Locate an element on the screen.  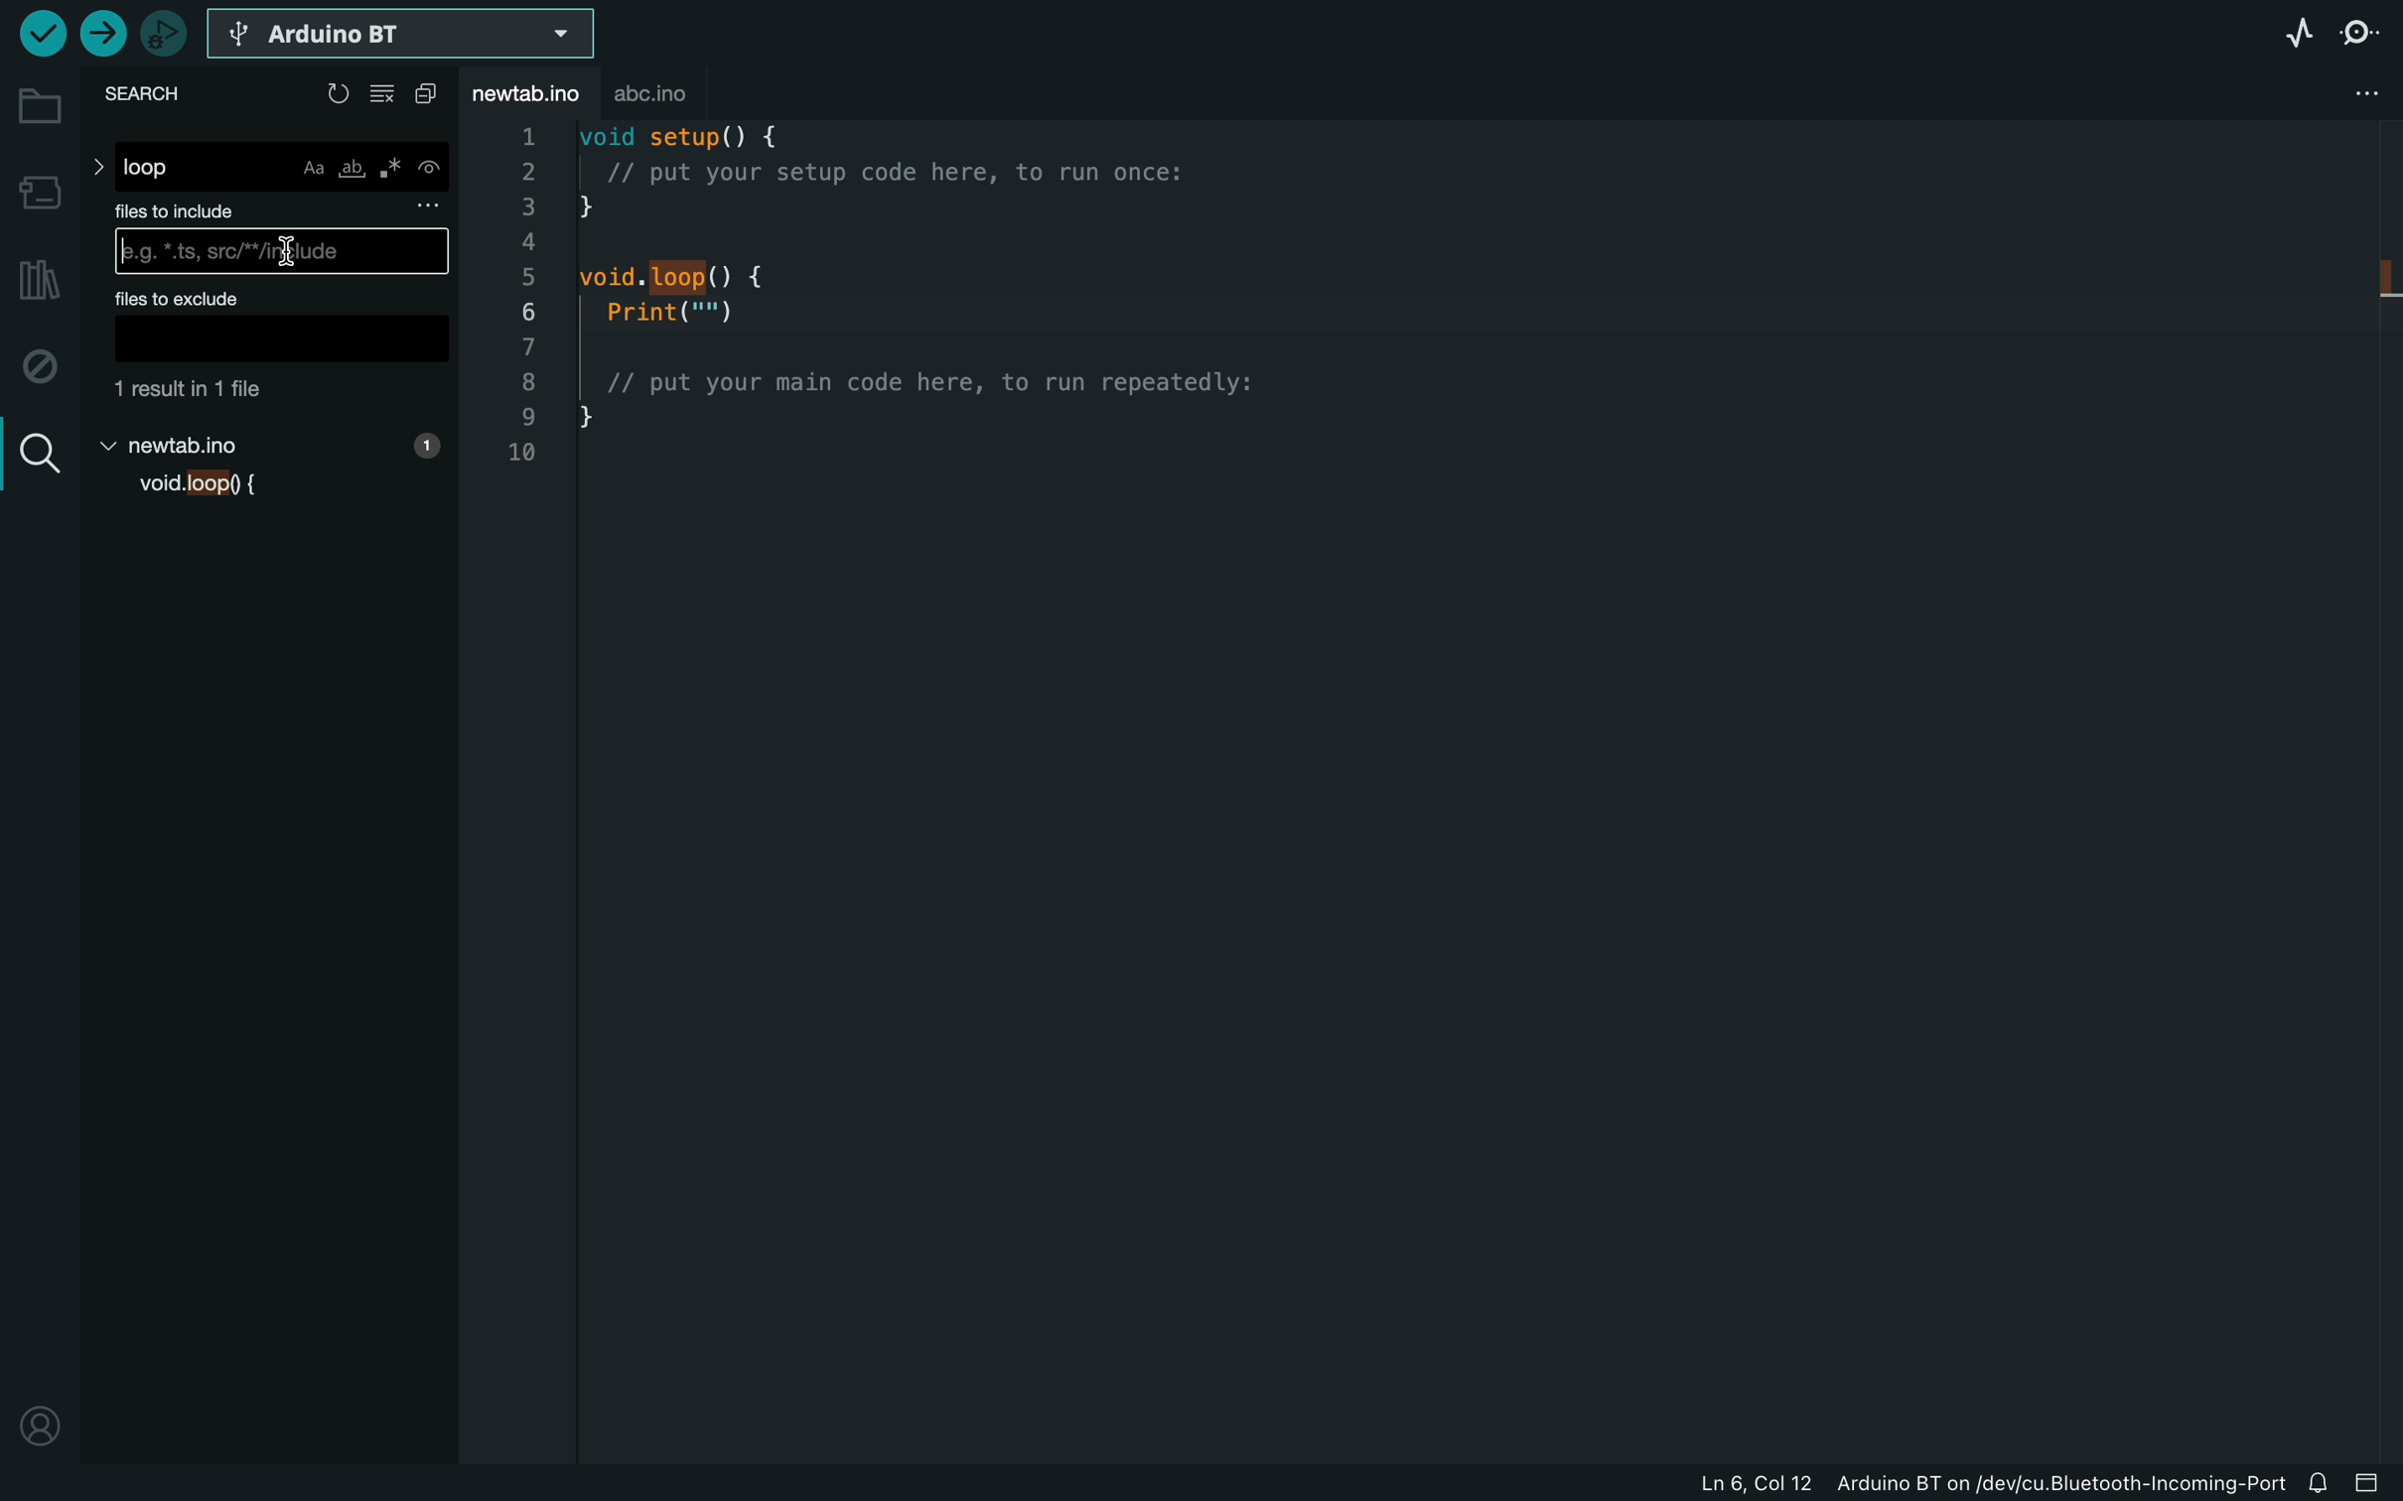
debug is located at coordinates (43, 366).